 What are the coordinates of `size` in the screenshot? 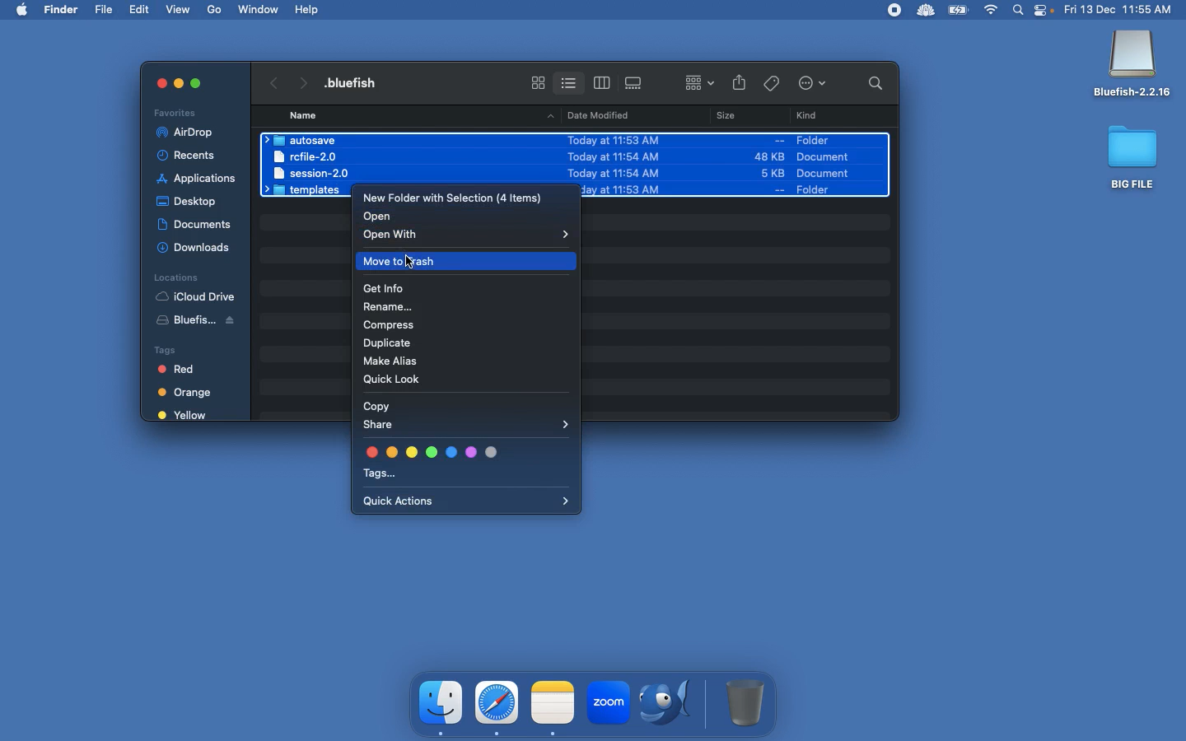 It's located at (721, 118).